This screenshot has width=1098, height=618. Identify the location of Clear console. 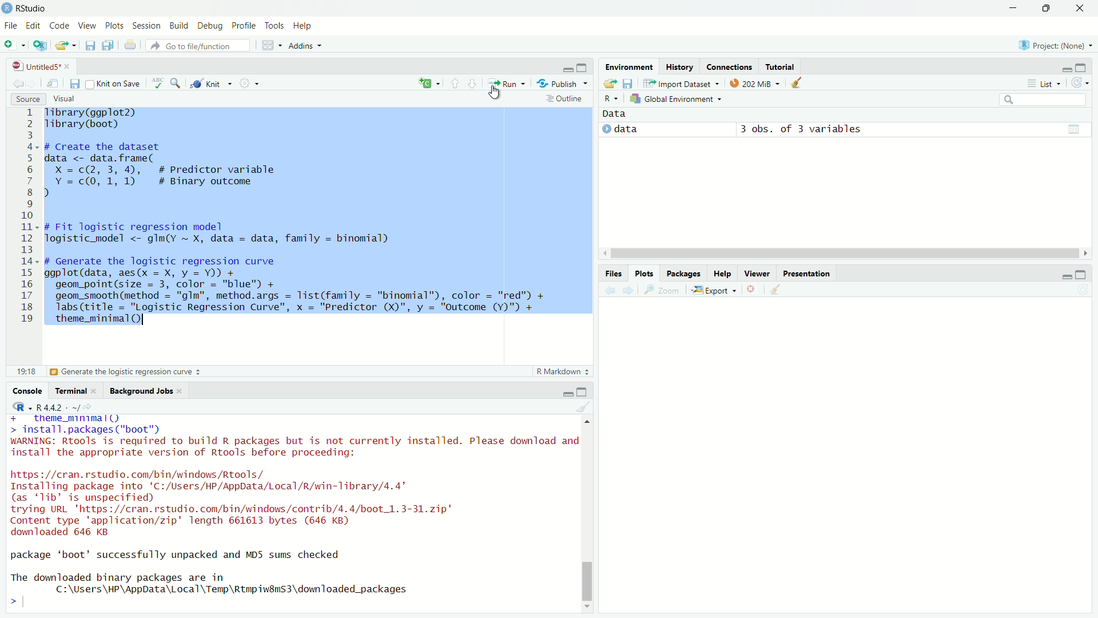
(583, 406).